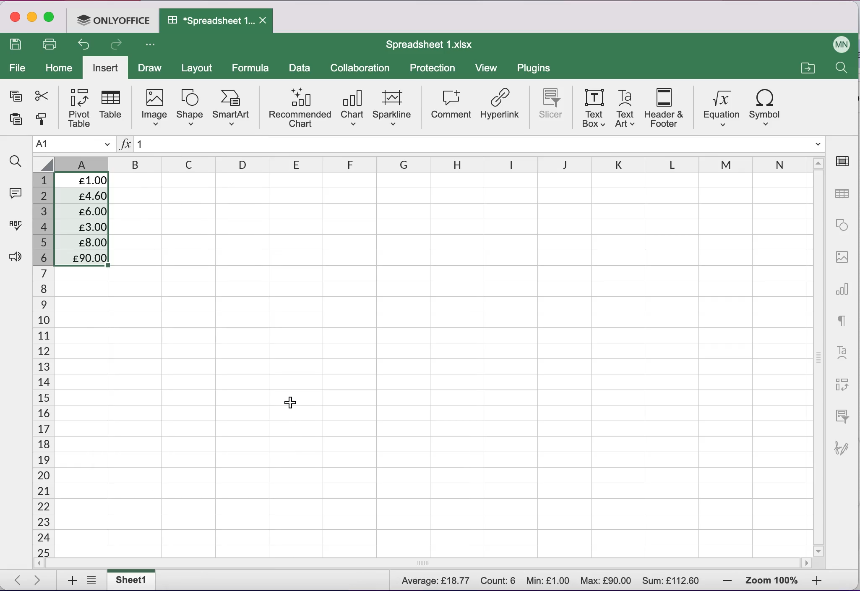 The width and height of the screenshot is (860, 591). I want to click on hyperlink, so click(501, 107).